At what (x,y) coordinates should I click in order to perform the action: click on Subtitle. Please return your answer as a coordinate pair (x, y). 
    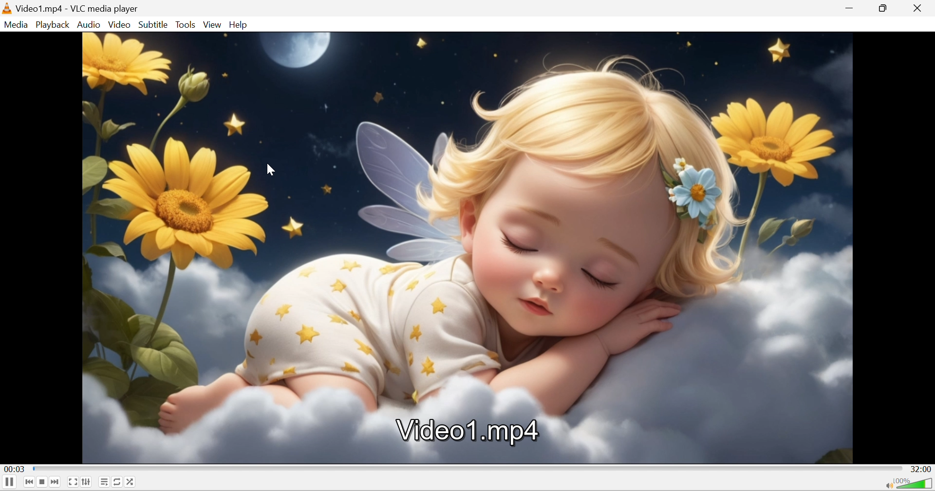
    Looking at the image, I should click on (154, 24).